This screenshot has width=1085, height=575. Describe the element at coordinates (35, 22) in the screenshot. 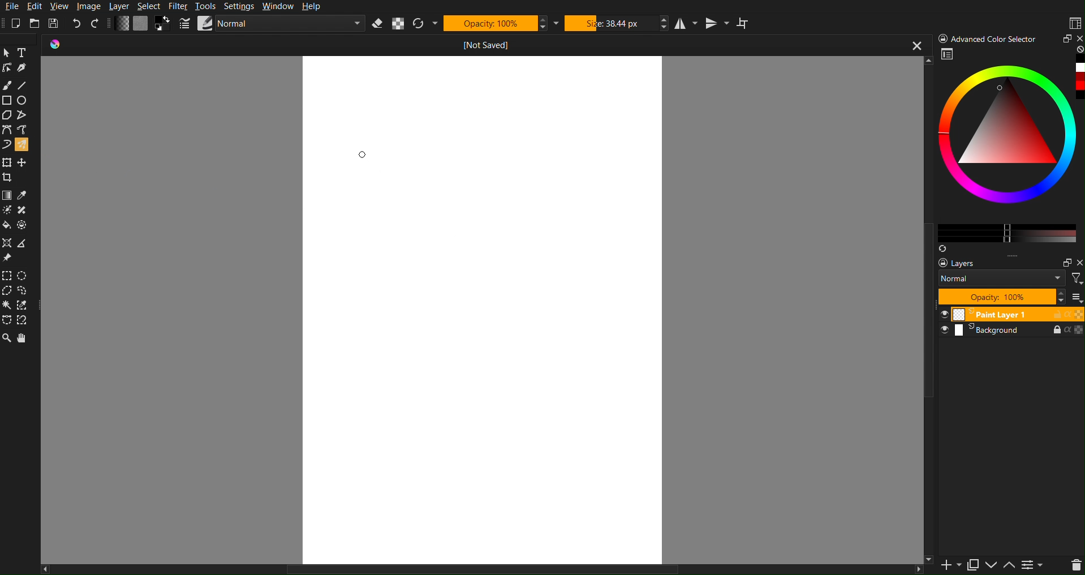

I see `Open` at that location.